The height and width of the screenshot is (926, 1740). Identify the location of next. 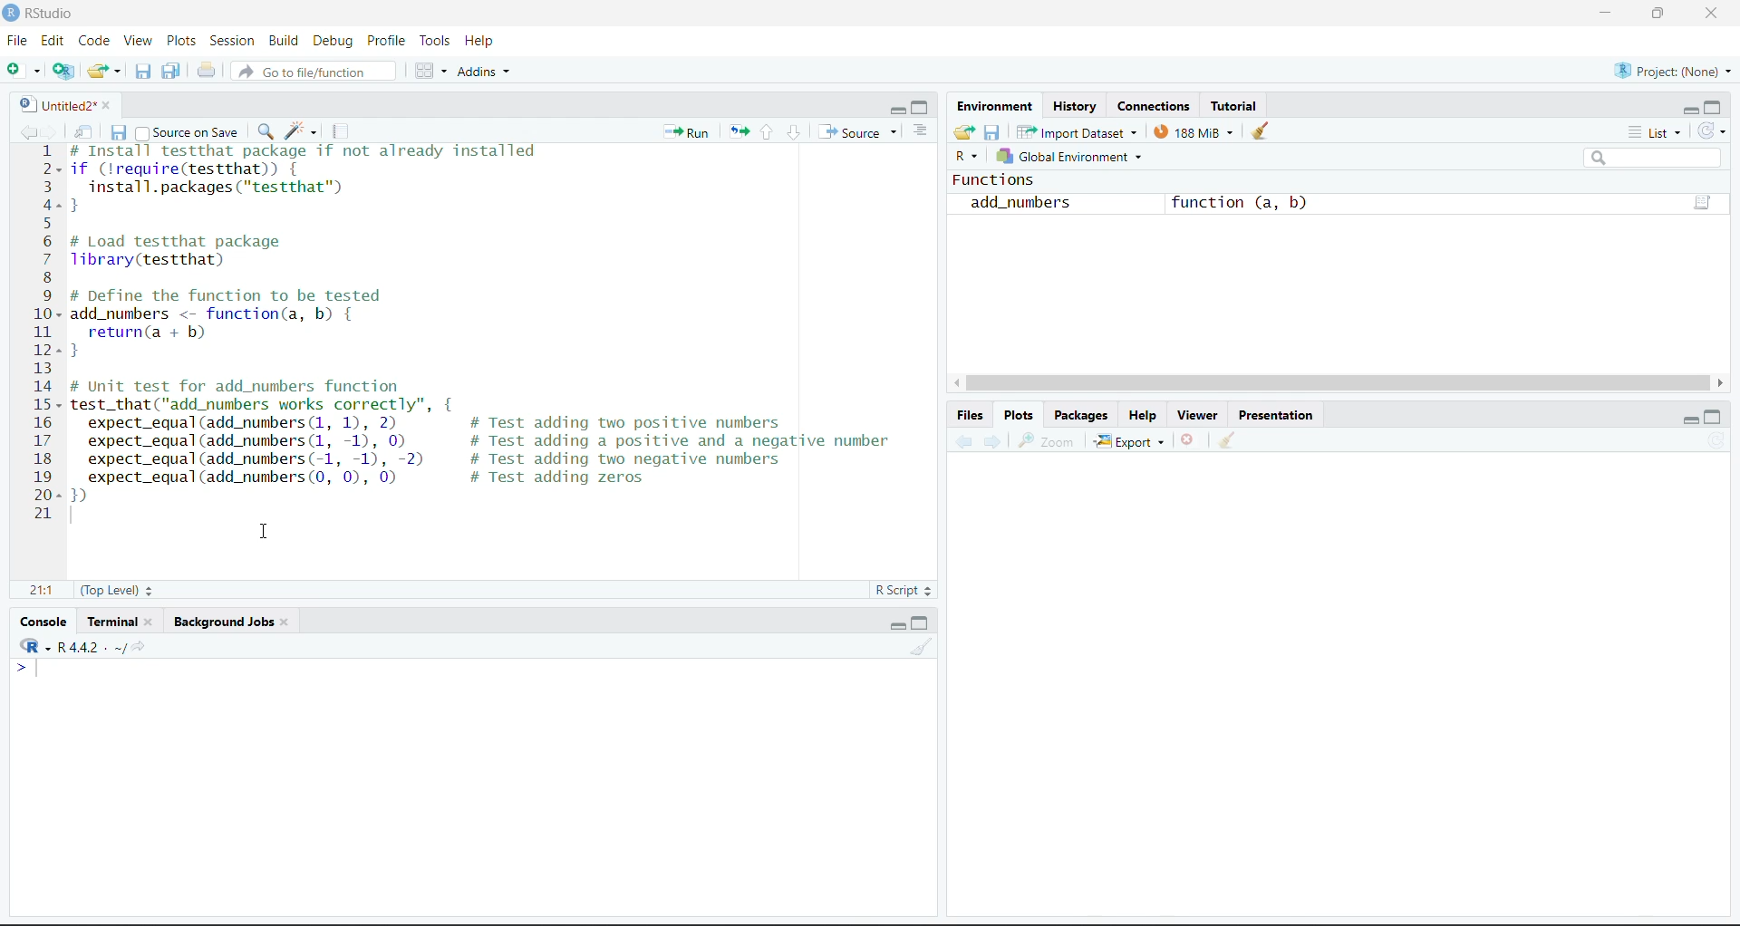
(991, 439).